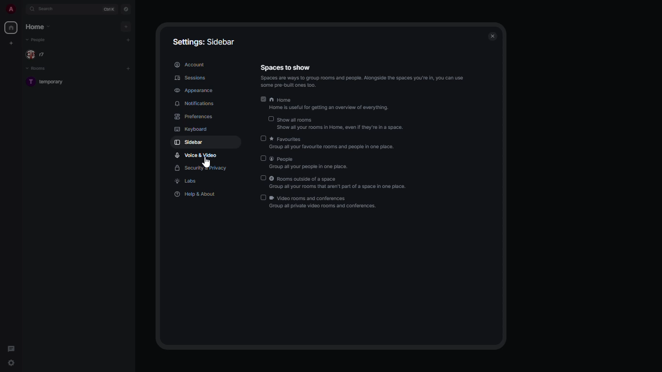 The width and height of the screenshot is (662, 372). I want to click on add, so click(129, 68).